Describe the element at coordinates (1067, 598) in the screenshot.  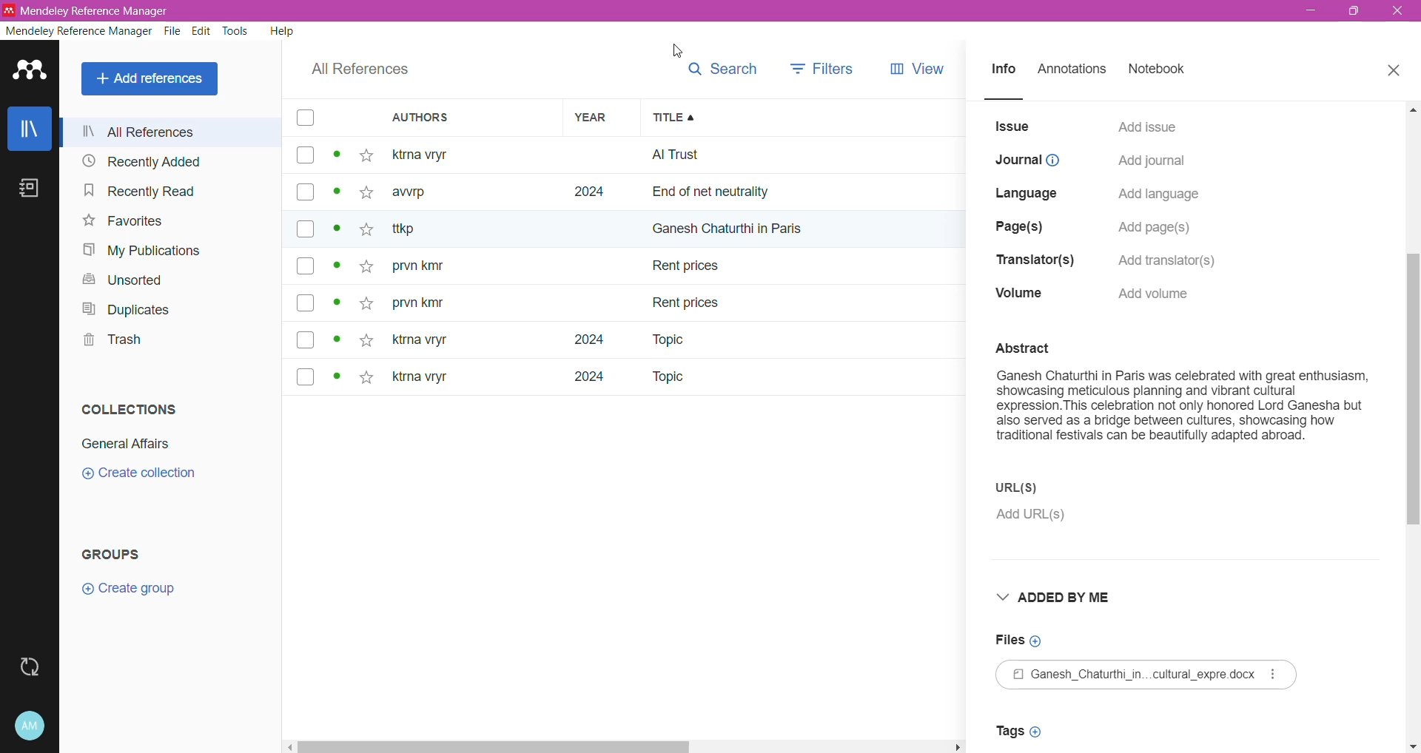
I see `Added By Me` at that location.